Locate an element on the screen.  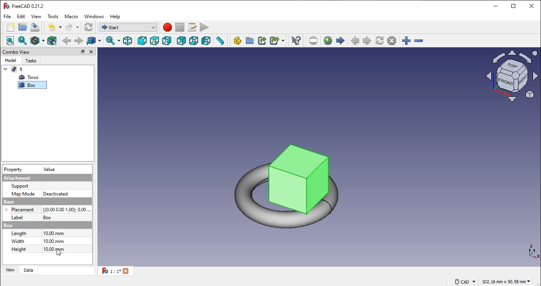
macro is located at coordinates (72, 17).